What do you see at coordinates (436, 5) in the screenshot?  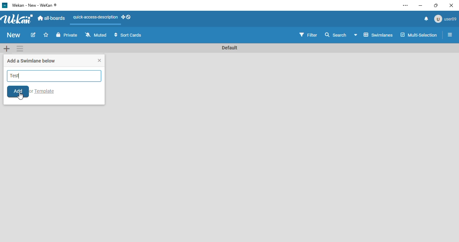 I see `maximize` at bounding box center [436, 5].